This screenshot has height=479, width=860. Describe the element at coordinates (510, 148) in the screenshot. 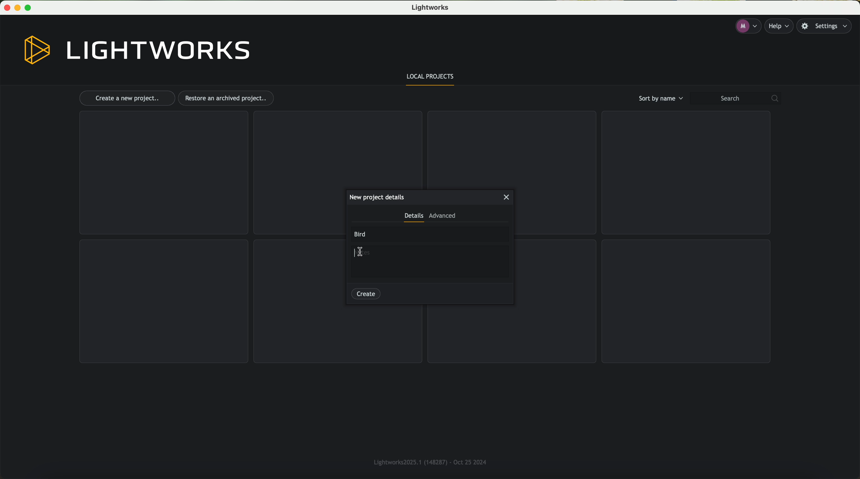

I see `grid` at that location.